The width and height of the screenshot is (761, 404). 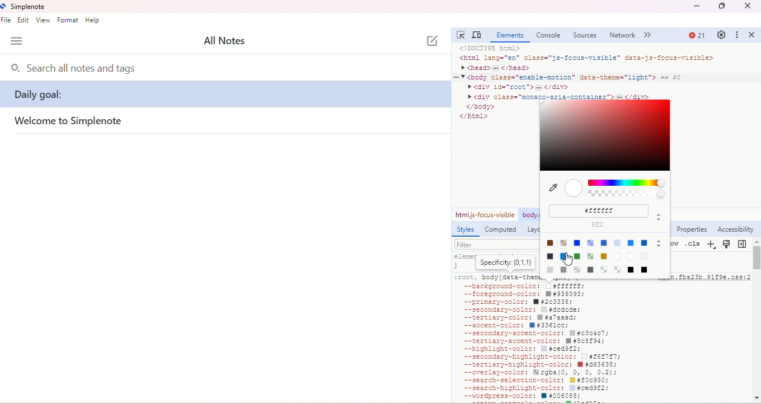 I want to click on simplenote, so click(x=24, y=6).